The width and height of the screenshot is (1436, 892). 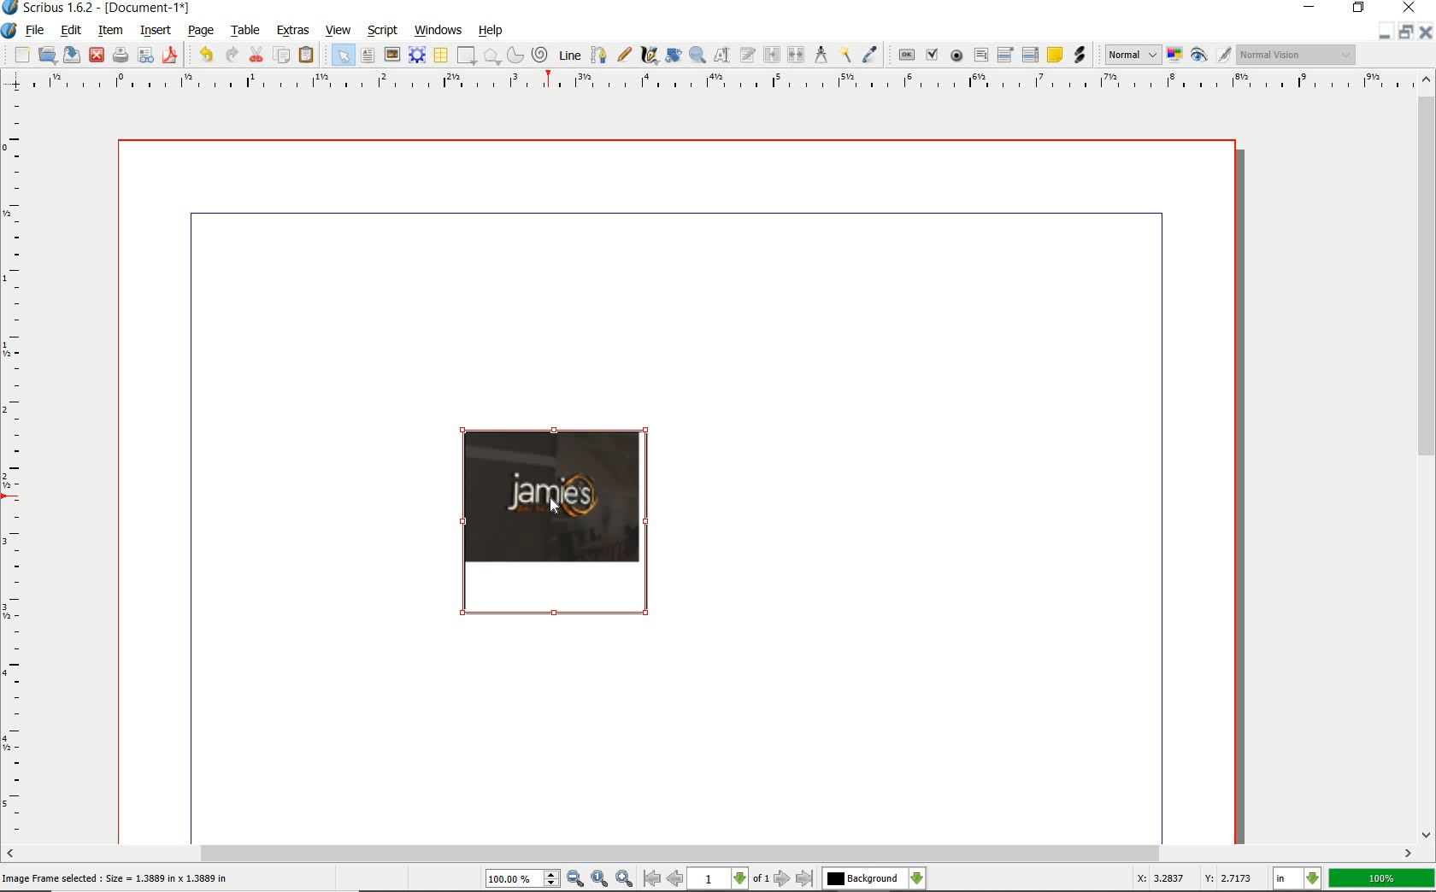 What do you see at coordinates (599, 56) in the screenshot?
I see `Bezier curve` at bounding box center [599, 56].